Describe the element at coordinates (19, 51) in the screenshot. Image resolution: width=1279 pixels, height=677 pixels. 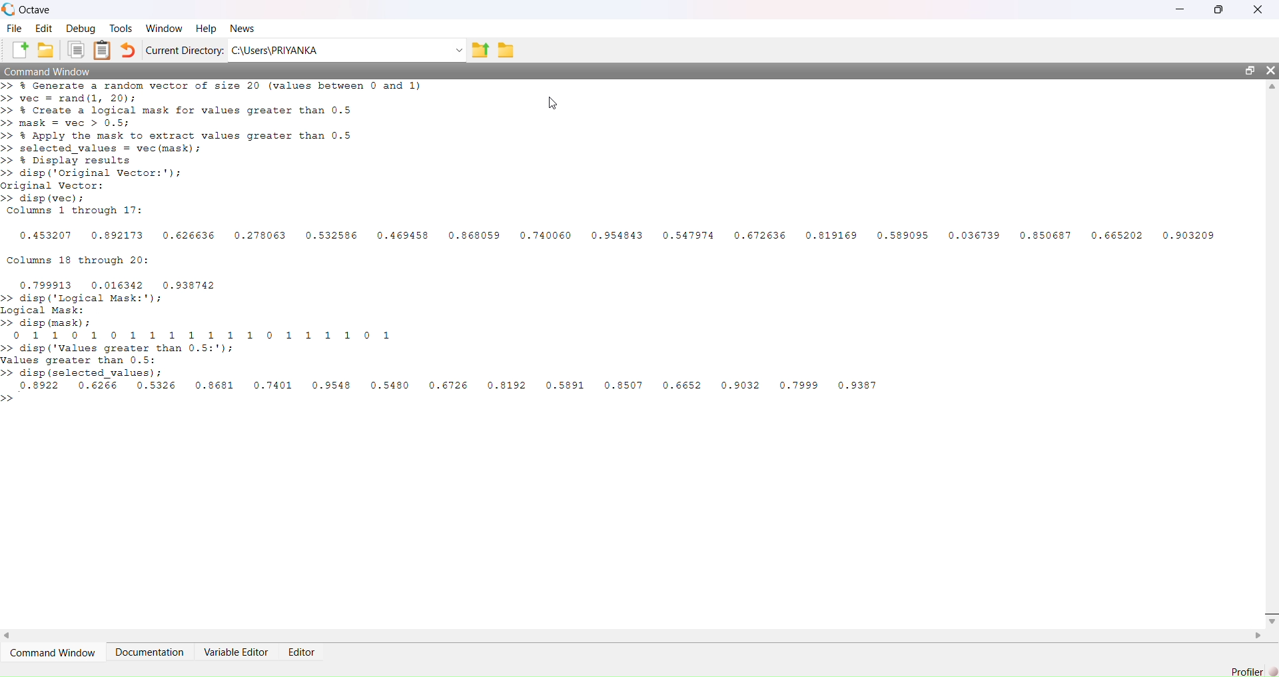
I see `Create a file` at that location.